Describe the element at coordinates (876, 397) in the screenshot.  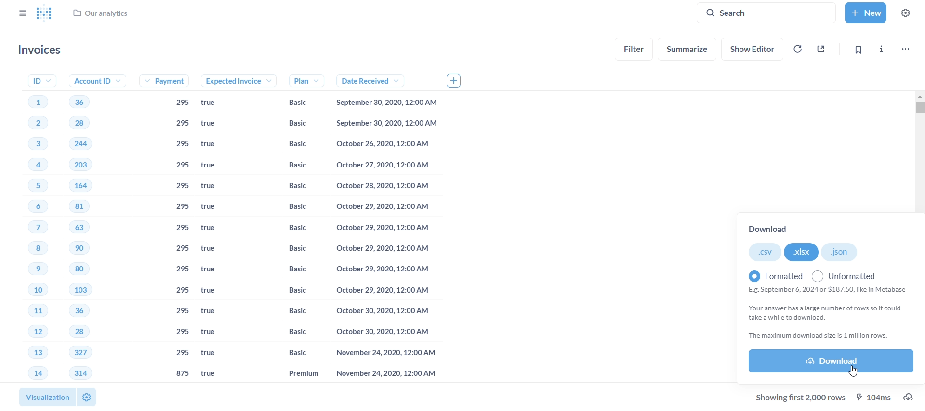
I see `104MS` at that location.